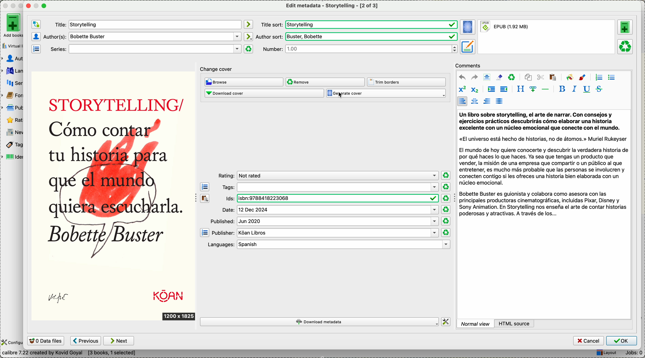 This screenshot has width=645, height=358. Describe the element at coordinates (475, 90) in the screenshot. I see `subscript` at that location.